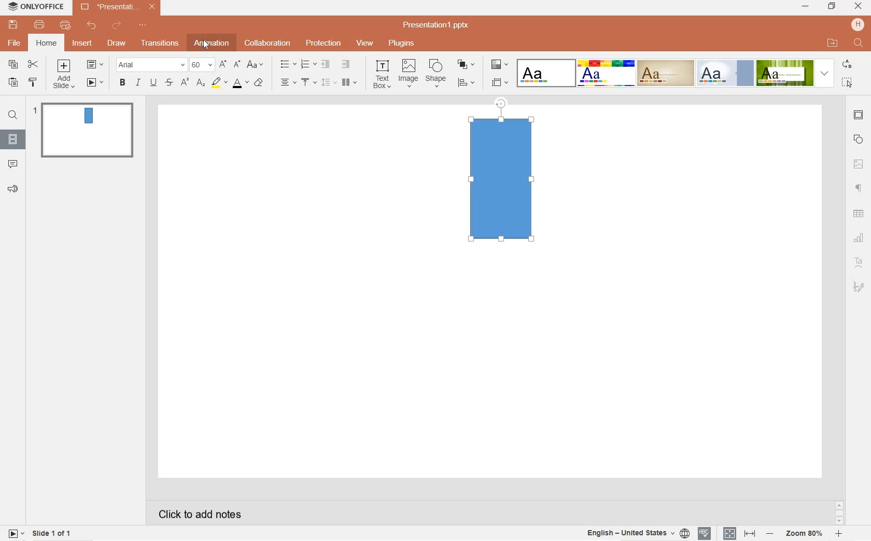  Describe the element at coordinates (860, 214) in the screenshot. I see `table settings` at that location.